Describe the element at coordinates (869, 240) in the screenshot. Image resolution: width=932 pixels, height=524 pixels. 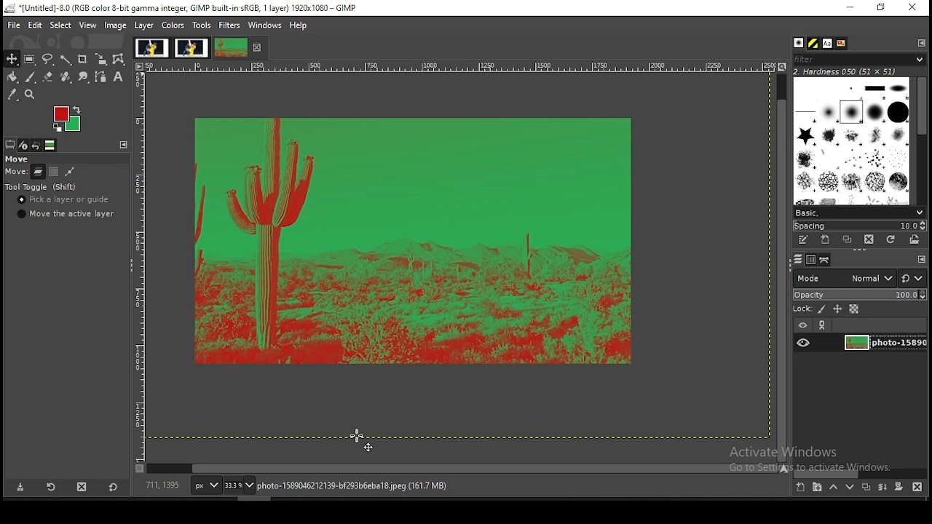
I see `delete brush` at that location.